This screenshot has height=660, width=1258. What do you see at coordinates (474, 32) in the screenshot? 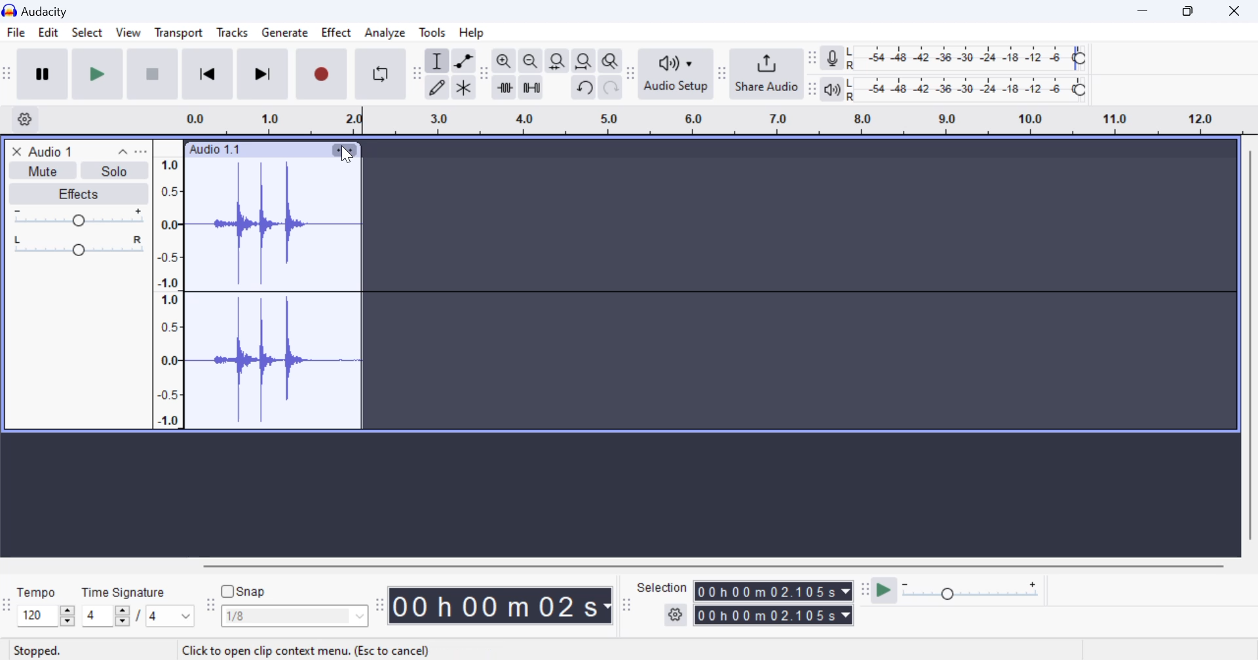
I see `Help` at bounding box center [474, 32].